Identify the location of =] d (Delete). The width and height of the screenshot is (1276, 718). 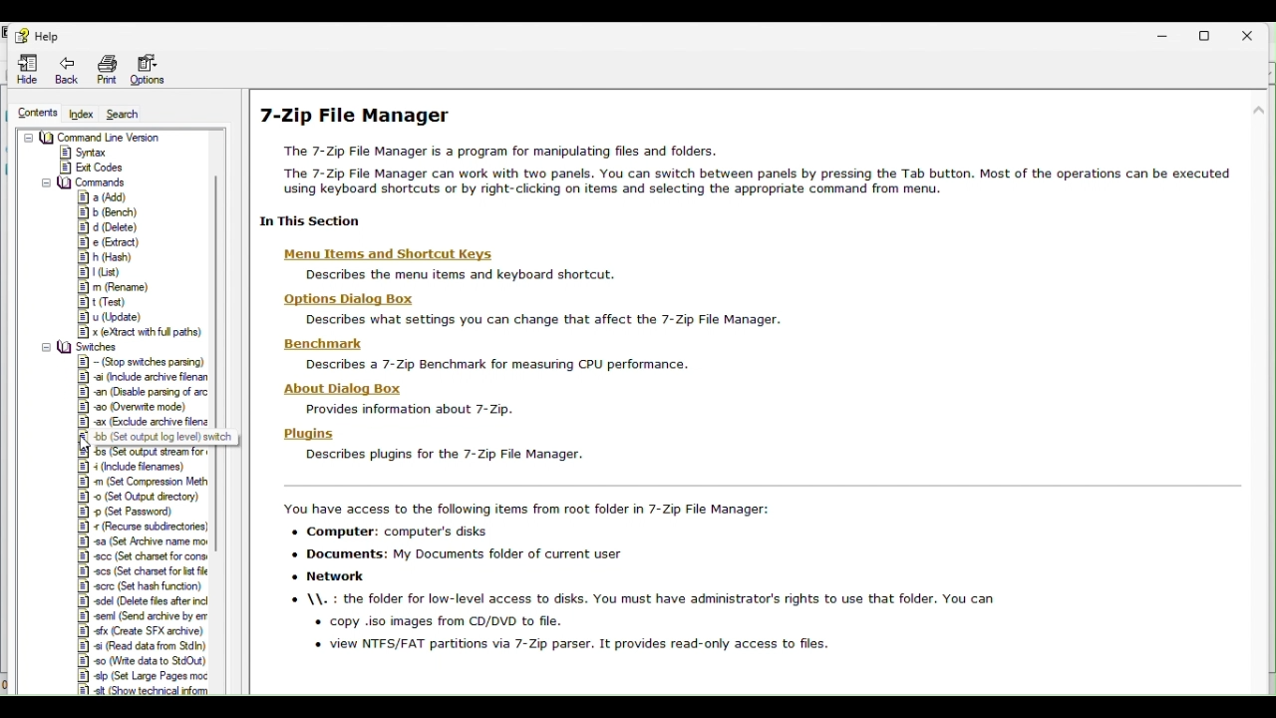
(108, 227).